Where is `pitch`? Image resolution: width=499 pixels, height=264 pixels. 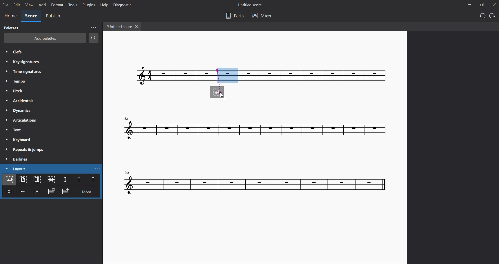
pitch is located at coordinates (16, 91).